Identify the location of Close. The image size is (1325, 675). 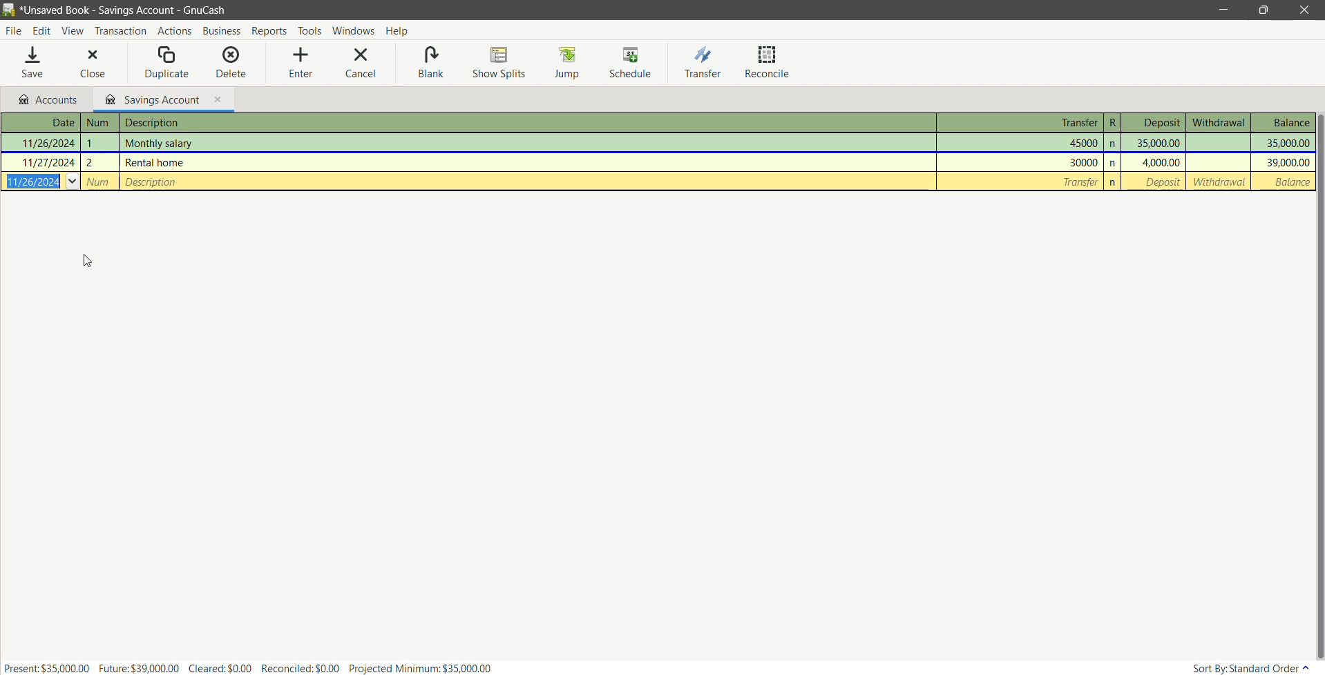
(1303, 10).